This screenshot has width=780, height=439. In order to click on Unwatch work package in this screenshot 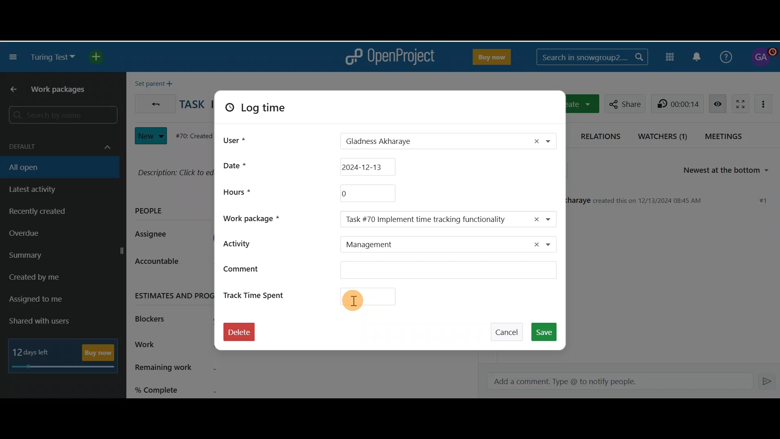, I will do `click(717, 103)`.